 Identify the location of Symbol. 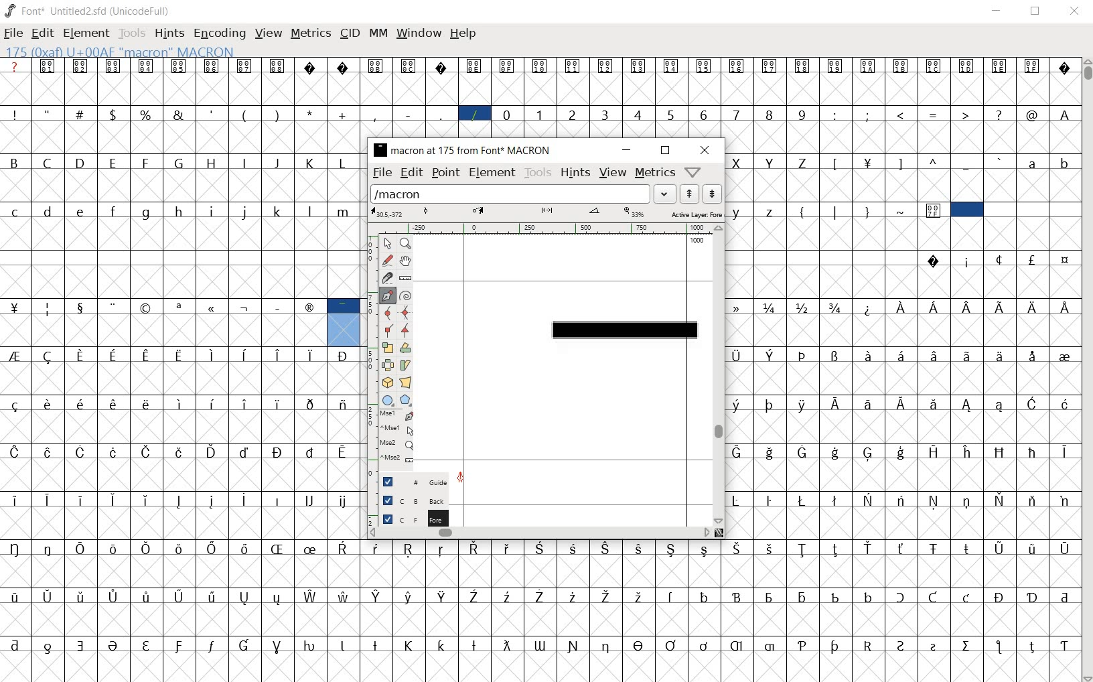
(147, 66).